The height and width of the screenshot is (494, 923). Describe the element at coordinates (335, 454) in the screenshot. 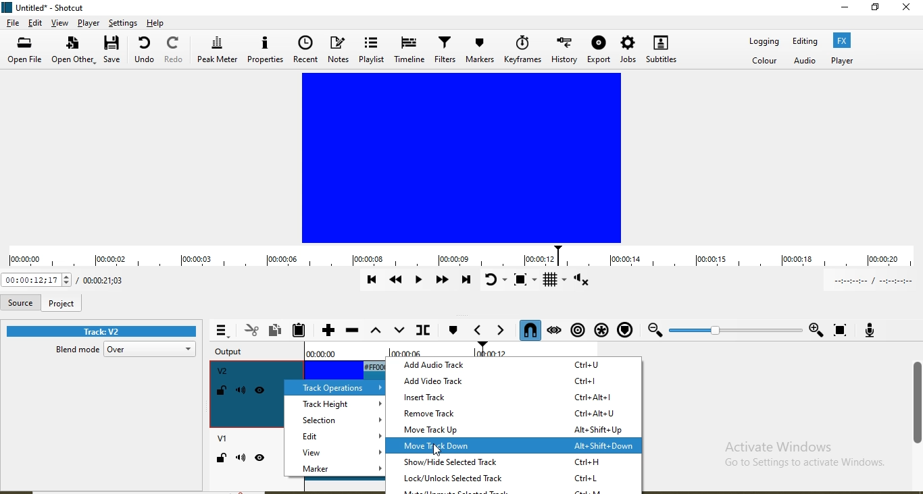

I see `view` at that location.